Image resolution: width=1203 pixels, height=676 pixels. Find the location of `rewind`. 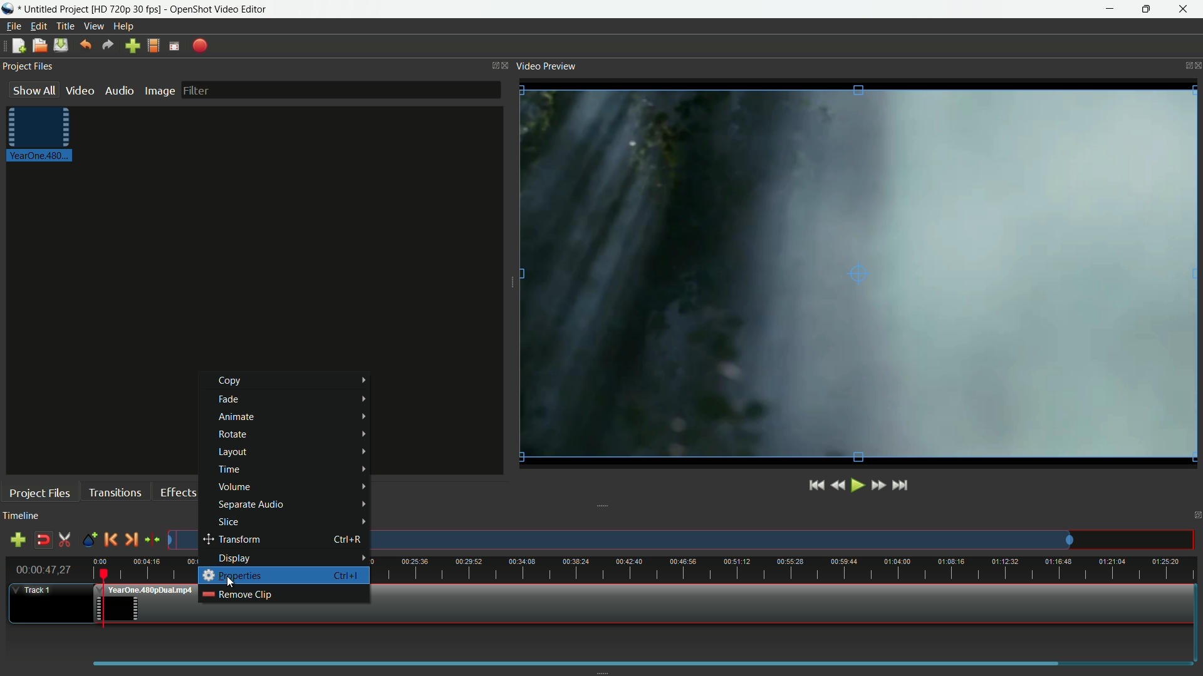

rewind is located at coordinates (838, 486).